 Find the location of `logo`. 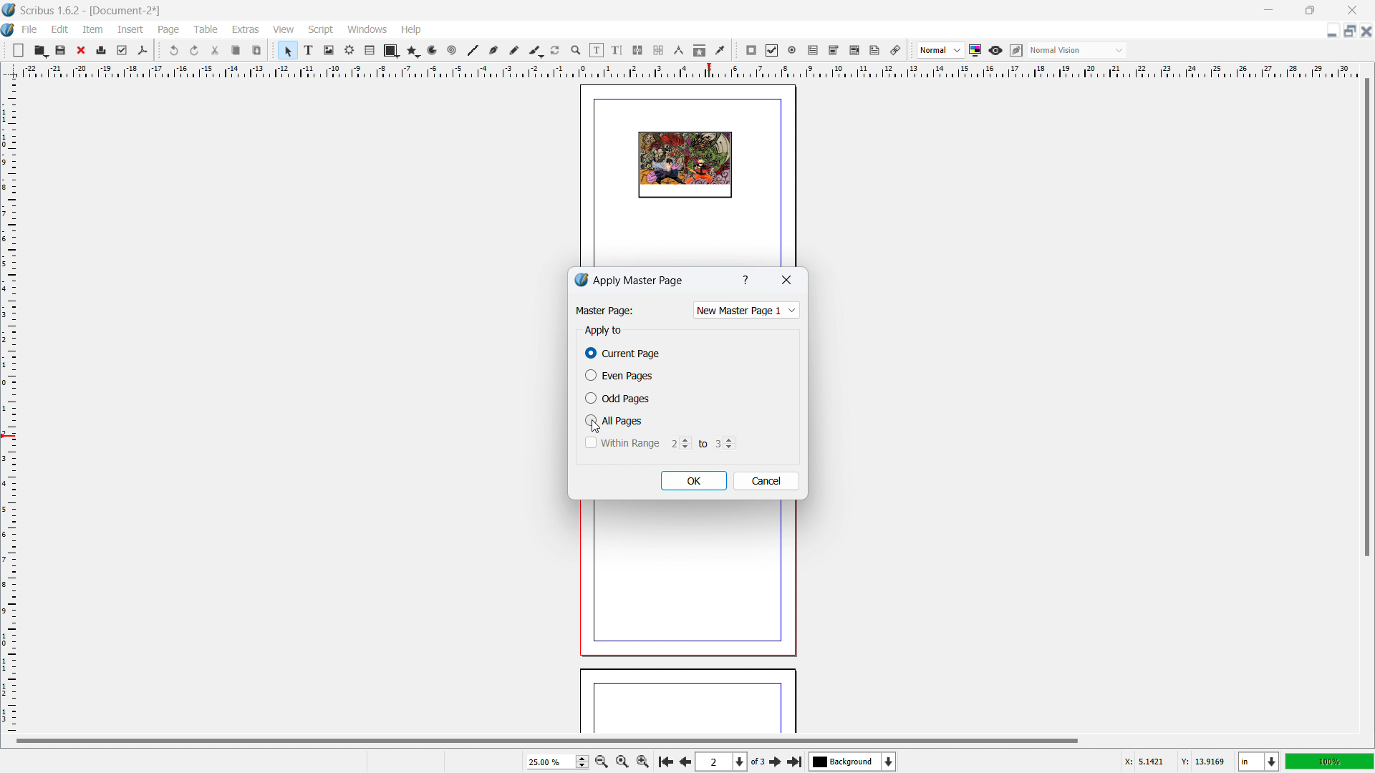

logo is located at coordinates (581, 280).